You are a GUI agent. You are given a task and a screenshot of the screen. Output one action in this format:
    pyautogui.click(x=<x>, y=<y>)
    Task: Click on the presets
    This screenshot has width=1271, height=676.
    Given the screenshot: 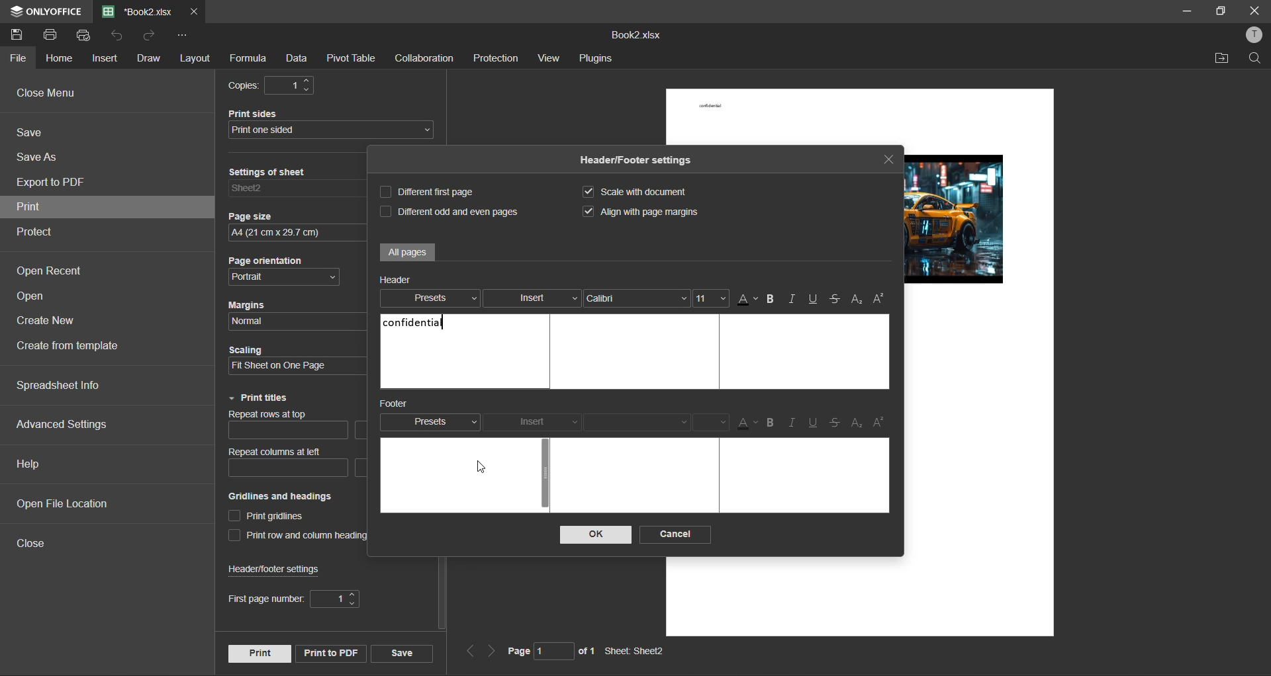 What is the action you would take?
    pyautogui.click(x=432, y=421)
    